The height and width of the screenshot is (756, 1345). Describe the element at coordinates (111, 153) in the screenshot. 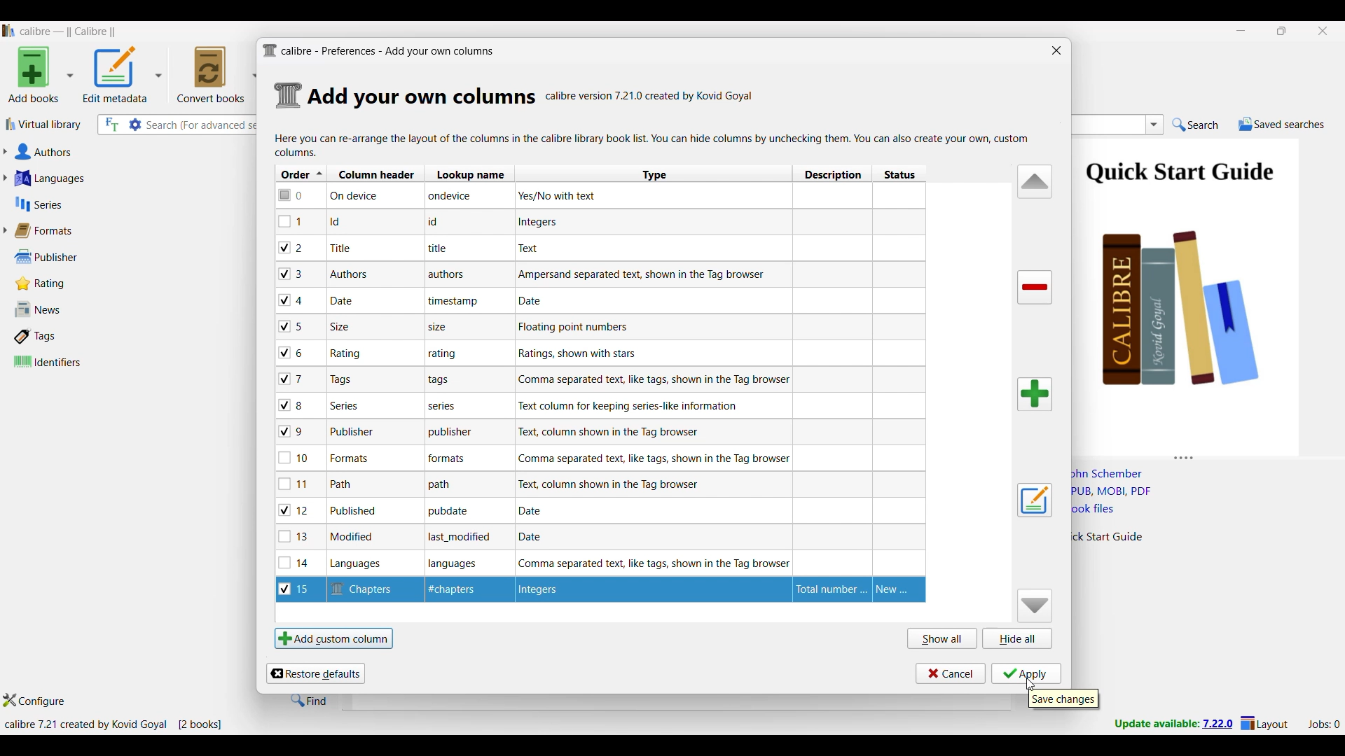

I see `Authors` at that location.